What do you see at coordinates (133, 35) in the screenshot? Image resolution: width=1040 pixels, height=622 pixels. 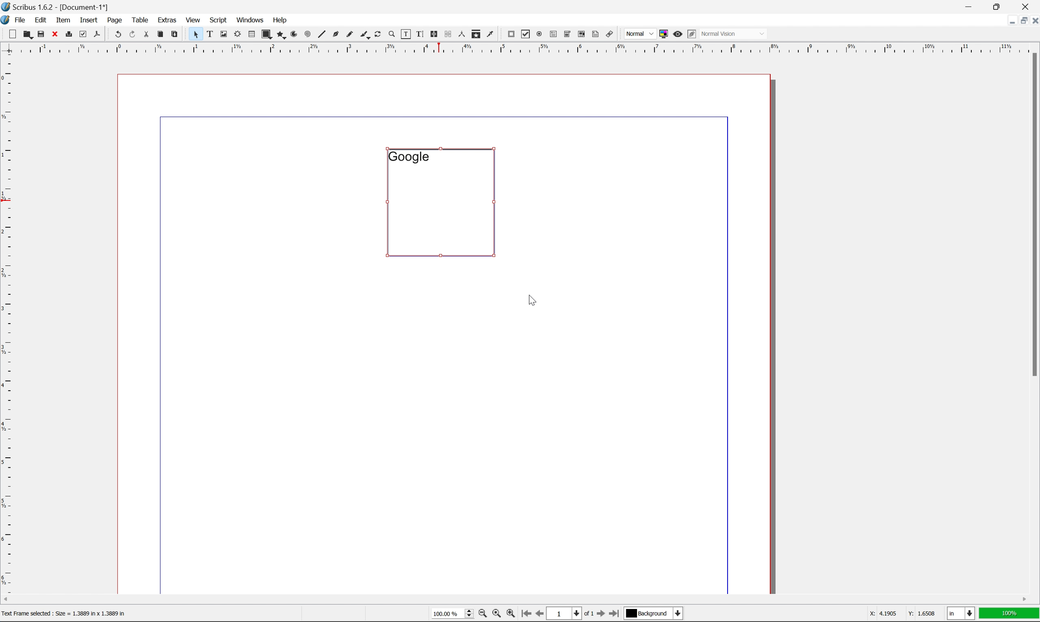 I see `redo` at bounding box center [133, 35].